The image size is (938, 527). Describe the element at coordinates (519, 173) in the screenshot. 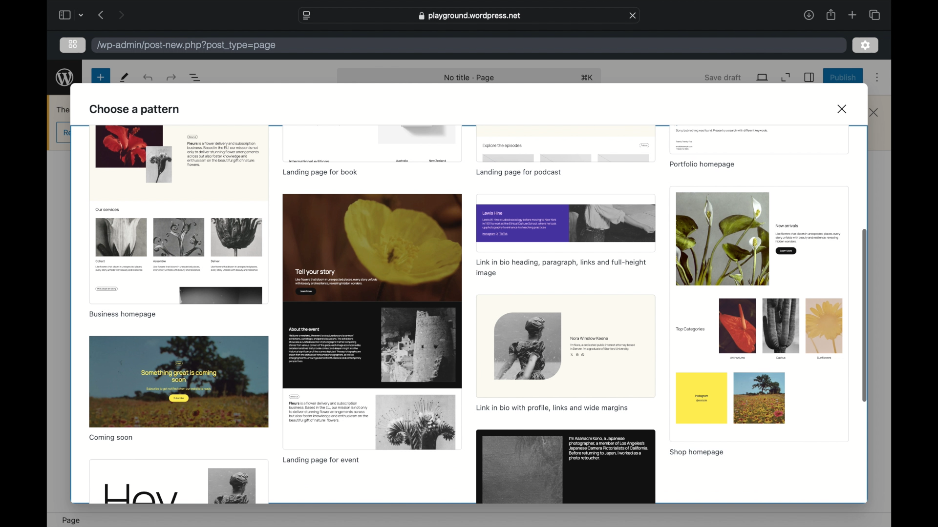

I see `landing page for podcast` at that location.